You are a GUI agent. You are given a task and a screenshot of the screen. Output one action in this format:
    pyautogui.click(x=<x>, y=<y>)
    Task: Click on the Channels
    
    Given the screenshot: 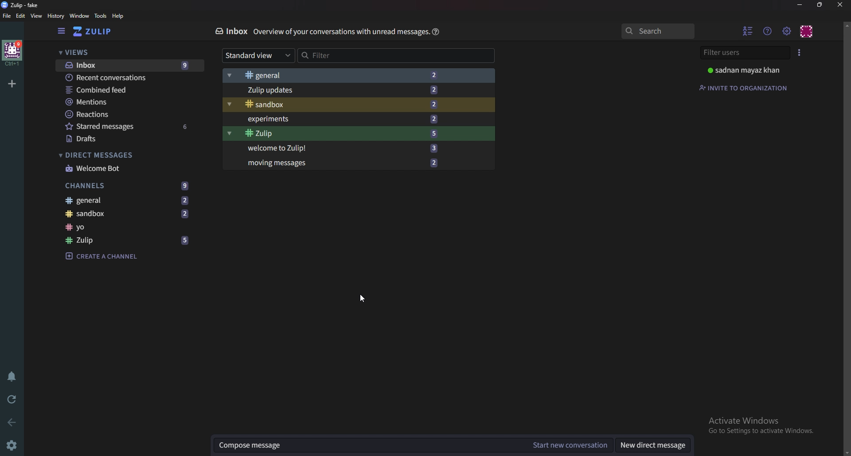 What is the action you would take?
    pyautogui.click(x=125, y=185)
    